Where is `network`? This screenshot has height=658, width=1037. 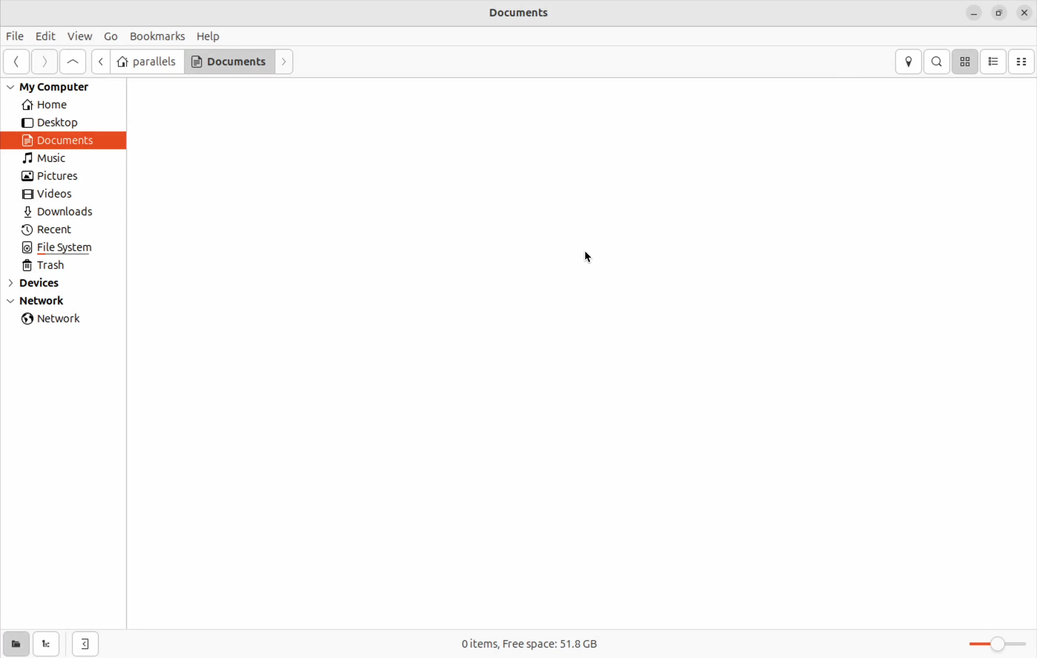
network is located at coordinates (62, 321).